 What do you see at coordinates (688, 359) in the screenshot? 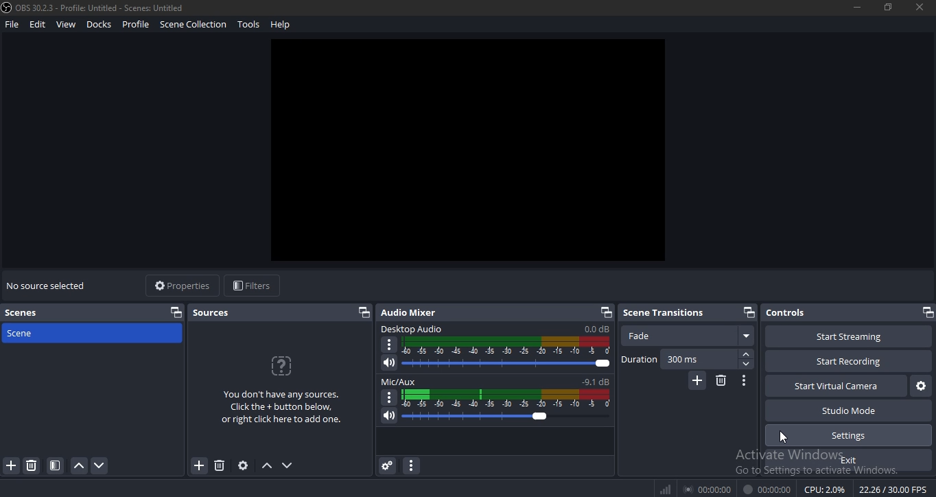
I see `duration` at bounding box center [688, 359].